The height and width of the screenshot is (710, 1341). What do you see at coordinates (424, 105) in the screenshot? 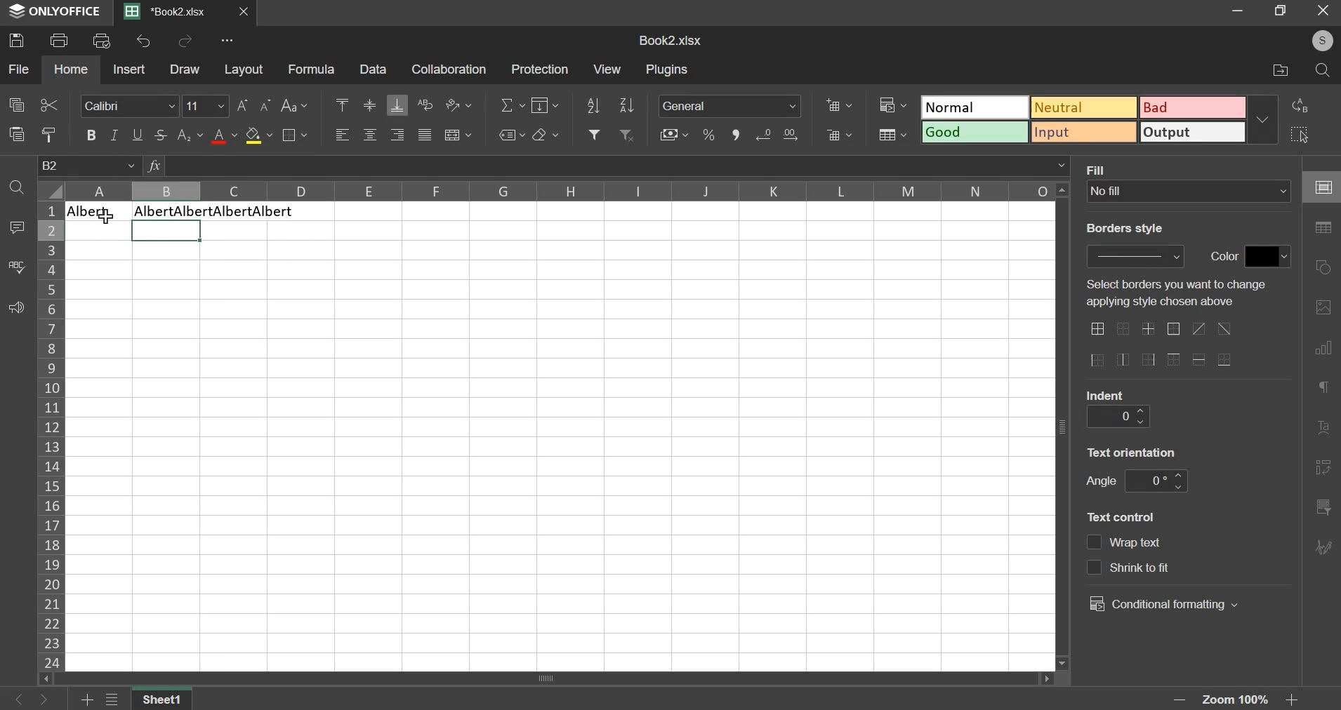
I see `wrap text` at bounding box center [424, 105].